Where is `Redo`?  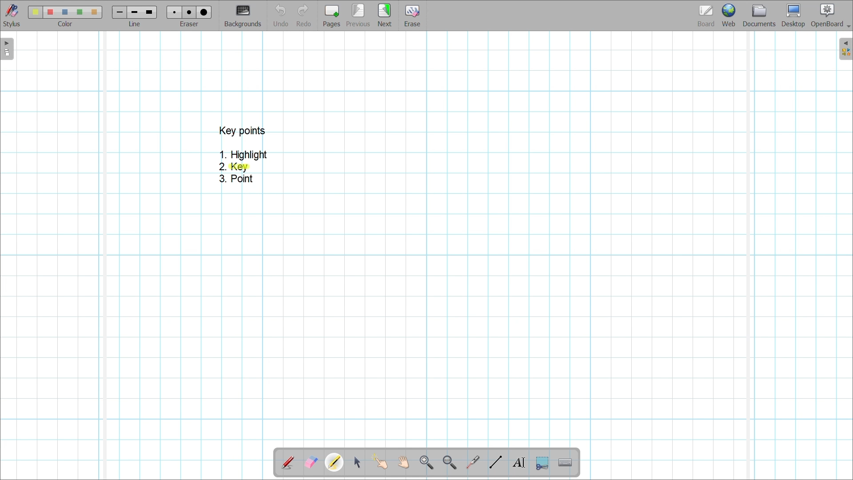
Redo is located at coordinates (304, 15).